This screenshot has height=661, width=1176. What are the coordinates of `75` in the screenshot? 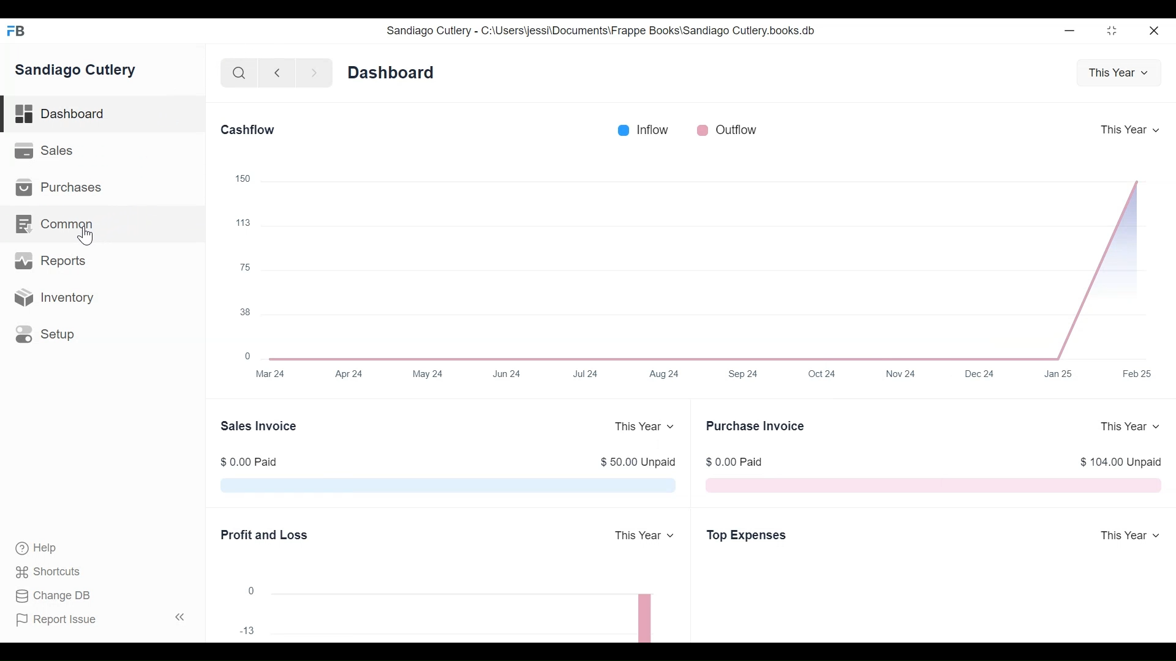 It's located at (244, 266).